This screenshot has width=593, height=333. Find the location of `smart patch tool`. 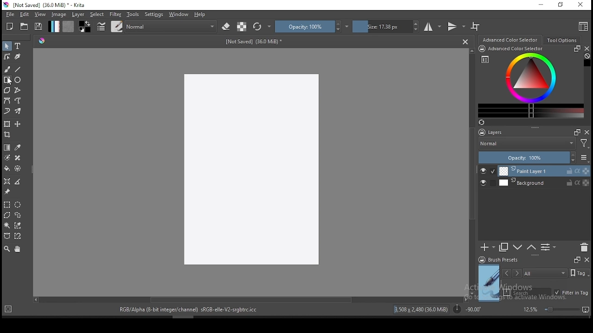

smart patch tool is located at coordinates (18, 158).